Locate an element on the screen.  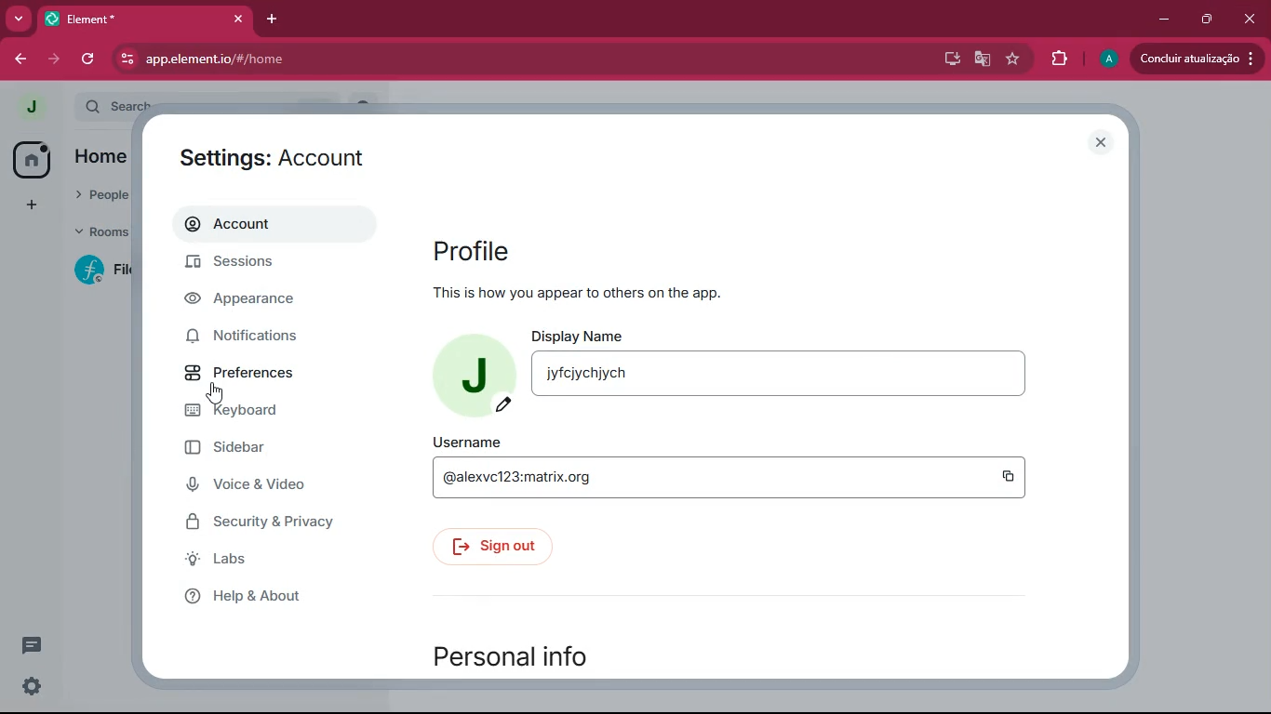
favourite is located at coordinates (1011, 59).